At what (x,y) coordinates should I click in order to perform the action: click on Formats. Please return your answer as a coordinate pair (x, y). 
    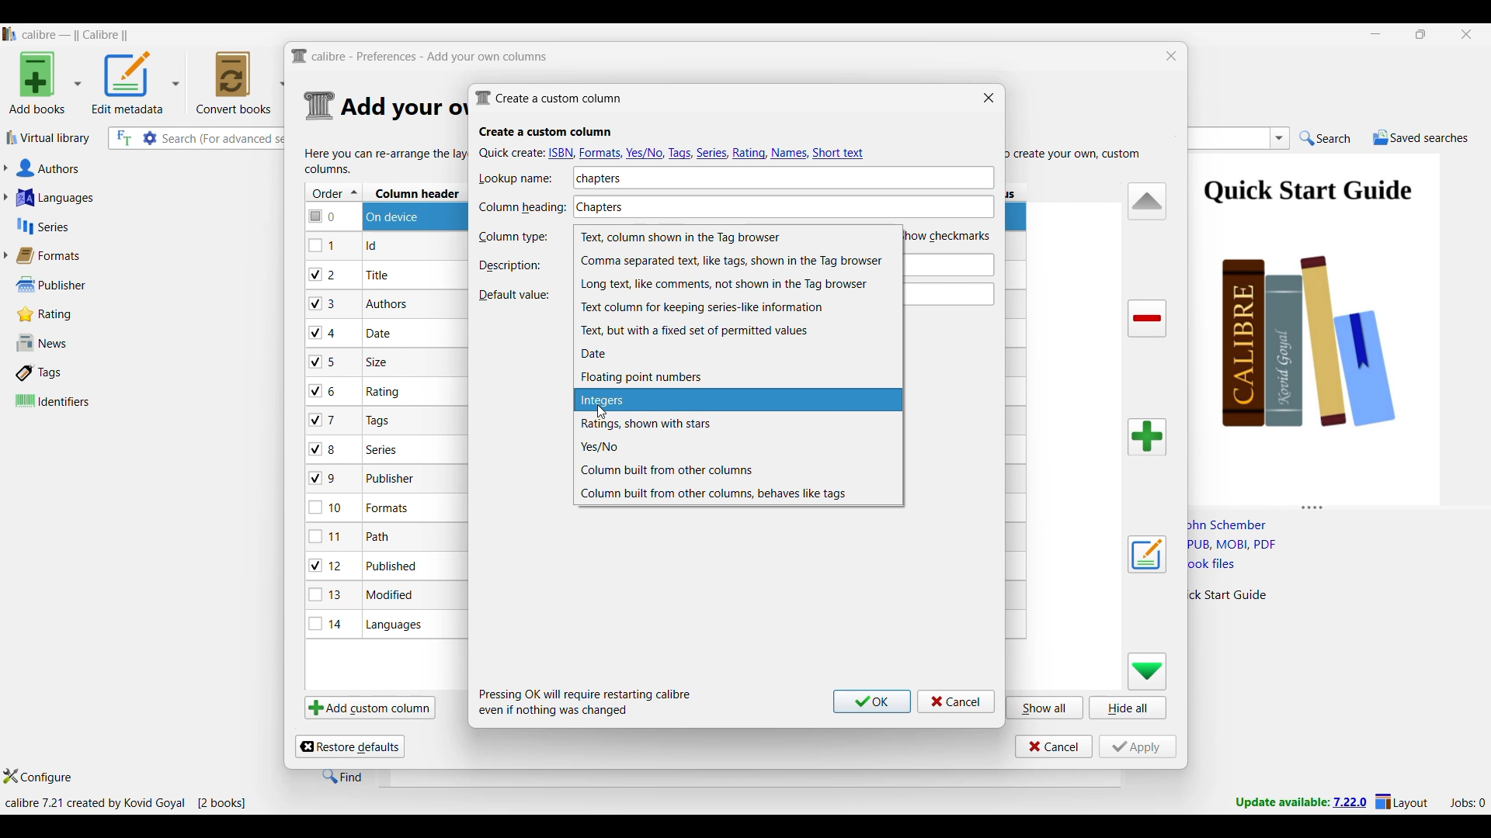
    Looking at the image, I should click on (55, 255).